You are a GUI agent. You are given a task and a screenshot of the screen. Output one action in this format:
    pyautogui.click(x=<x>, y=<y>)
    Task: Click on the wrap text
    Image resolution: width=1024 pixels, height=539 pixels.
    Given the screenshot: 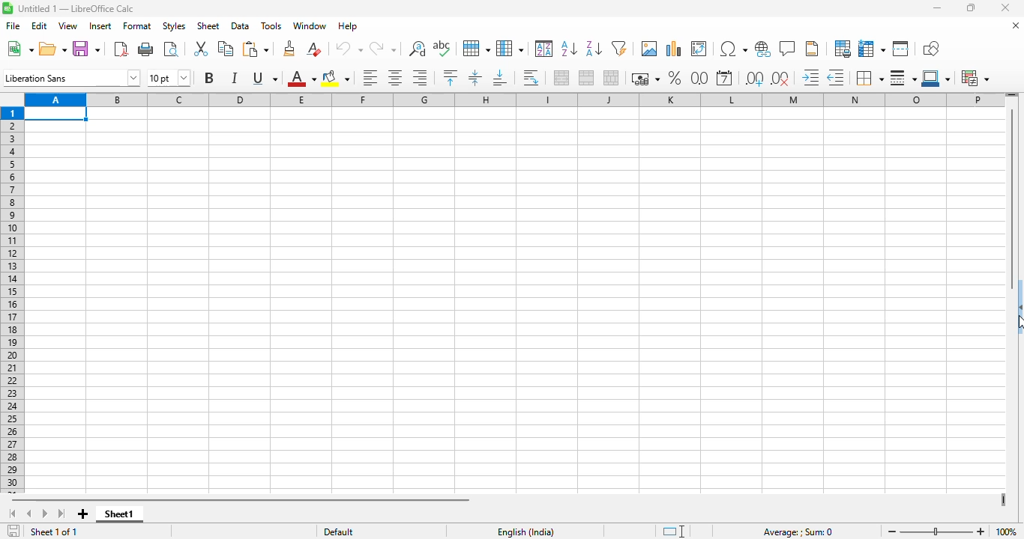 What is the action you would take?
    pyautogui.click(x=530, y=78)
    